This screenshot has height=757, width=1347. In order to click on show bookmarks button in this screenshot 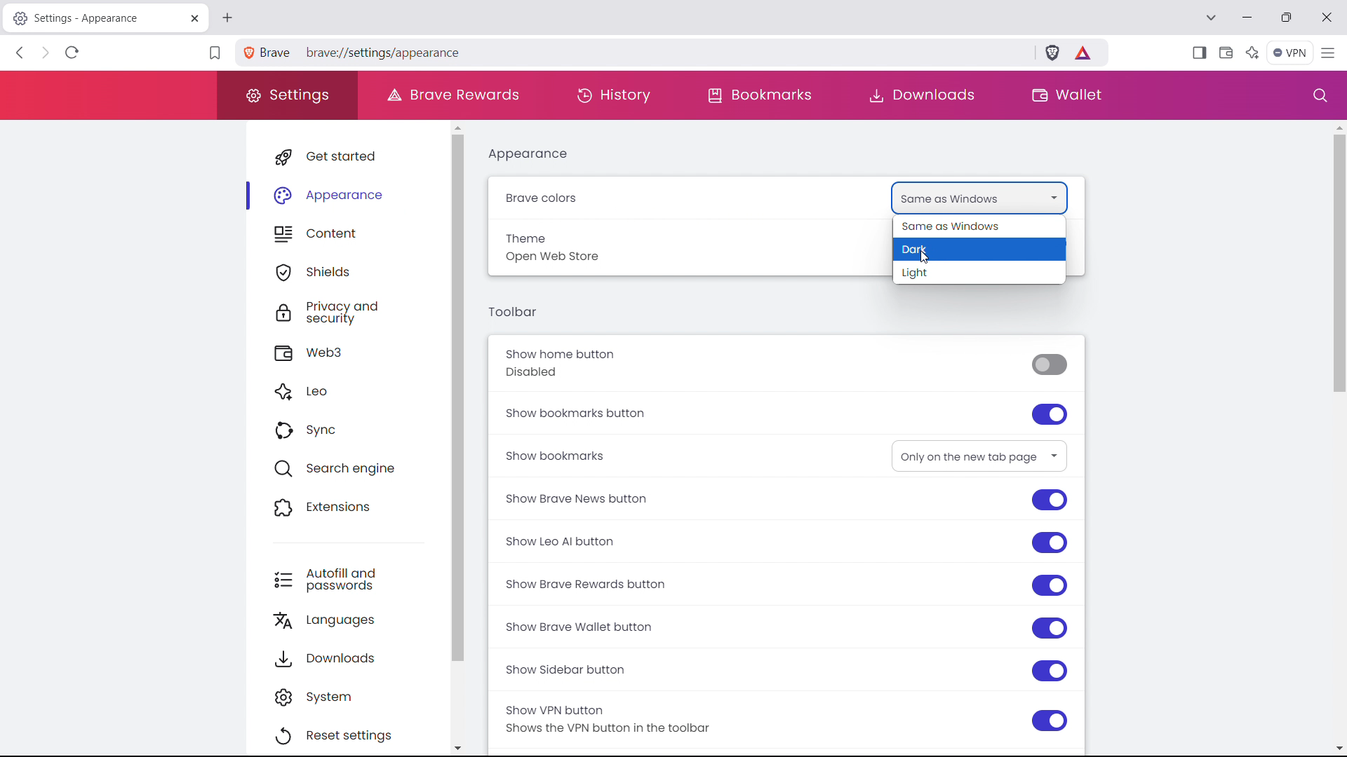, I will do `click(789, 411)`.